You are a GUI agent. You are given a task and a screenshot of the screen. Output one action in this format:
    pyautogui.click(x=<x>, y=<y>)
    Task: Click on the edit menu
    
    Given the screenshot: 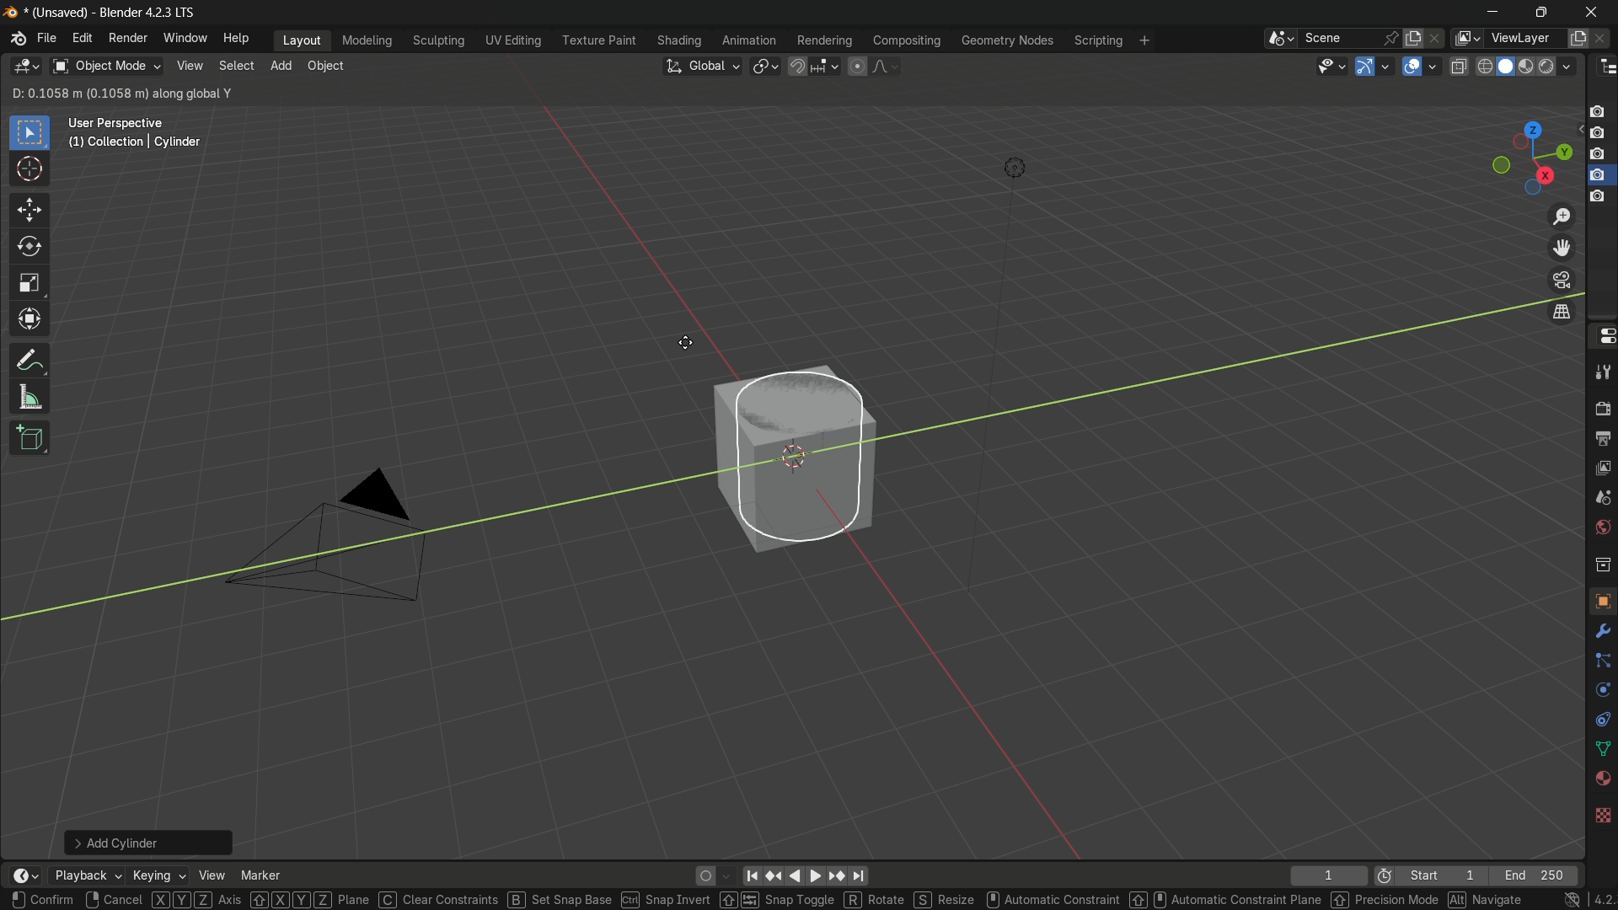 What is the action you would take?
    pyautogui.click(x=82, y=39)
    